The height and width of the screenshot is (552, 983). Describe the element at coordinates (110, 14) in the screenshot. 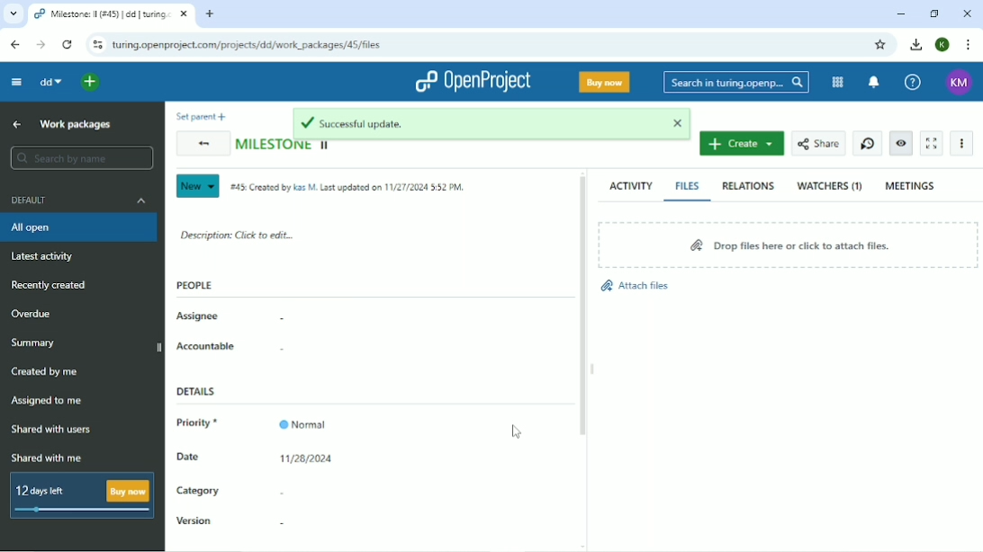

I see `Current tab` at that location.